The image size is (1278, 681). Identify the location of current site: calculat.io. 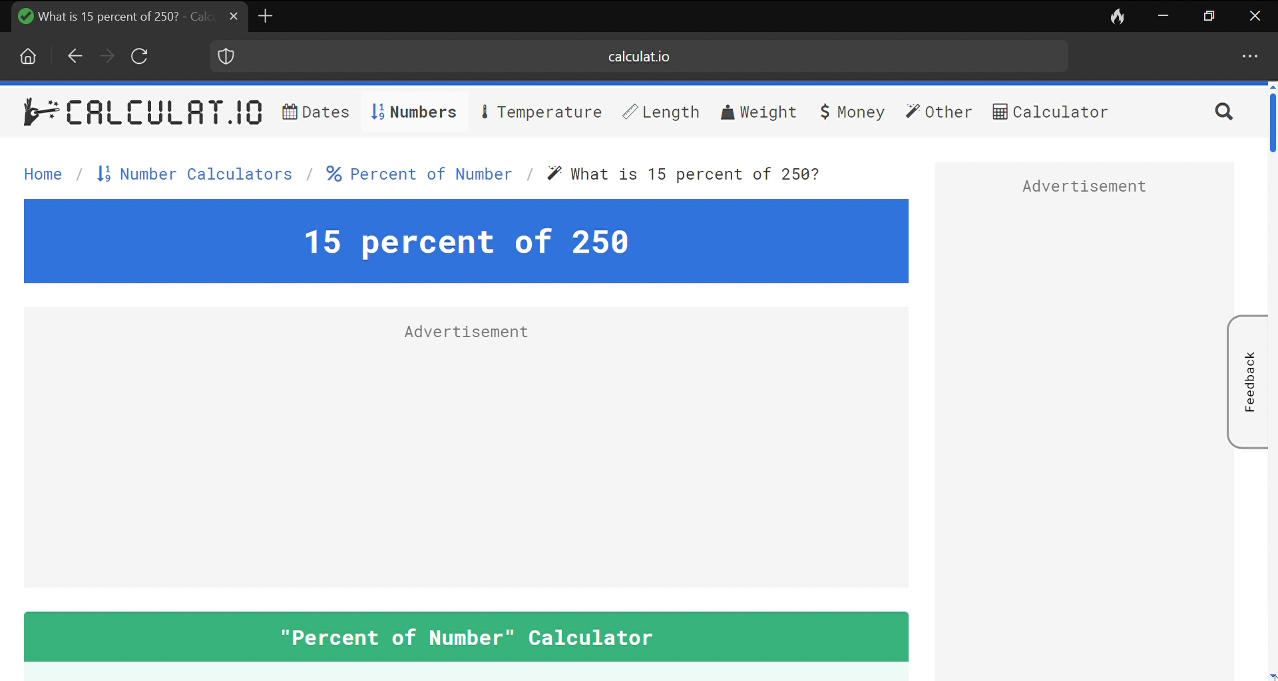
(646, 57).